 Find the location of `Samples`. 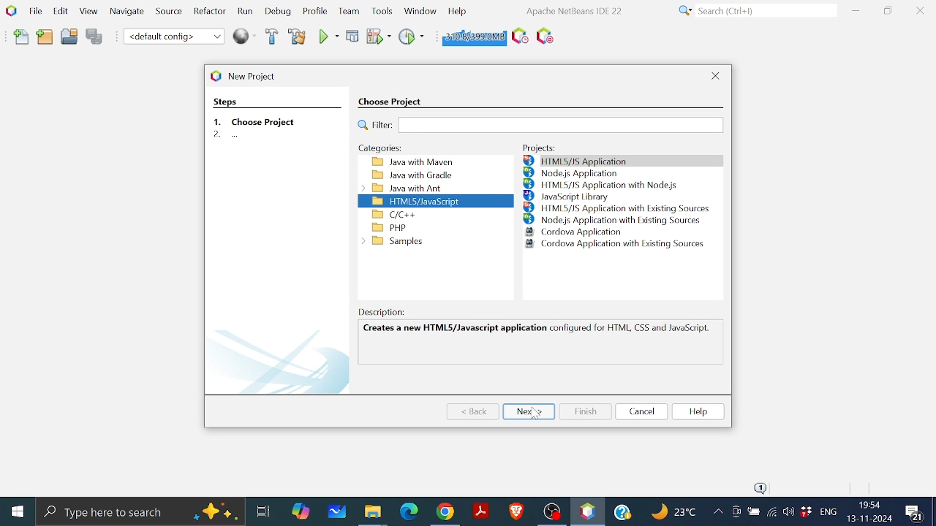

Samples is located at coordinates (399, 241).